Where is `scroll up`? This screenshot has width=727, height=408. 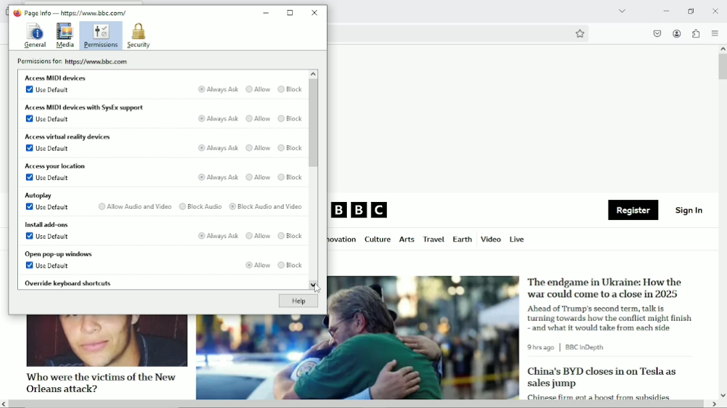 scroll up is located at coordinates (313, 74).